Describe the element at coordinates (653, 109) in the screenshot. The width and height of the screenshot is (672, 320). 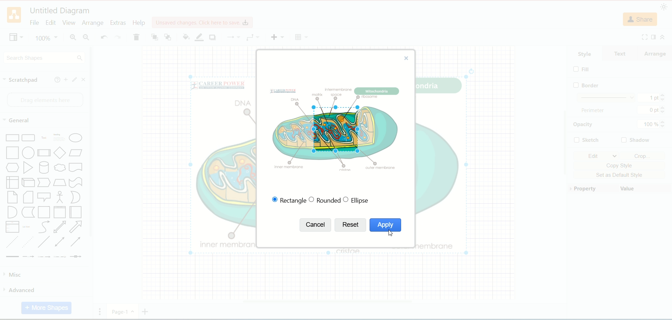
I see `0 pt` at that location.